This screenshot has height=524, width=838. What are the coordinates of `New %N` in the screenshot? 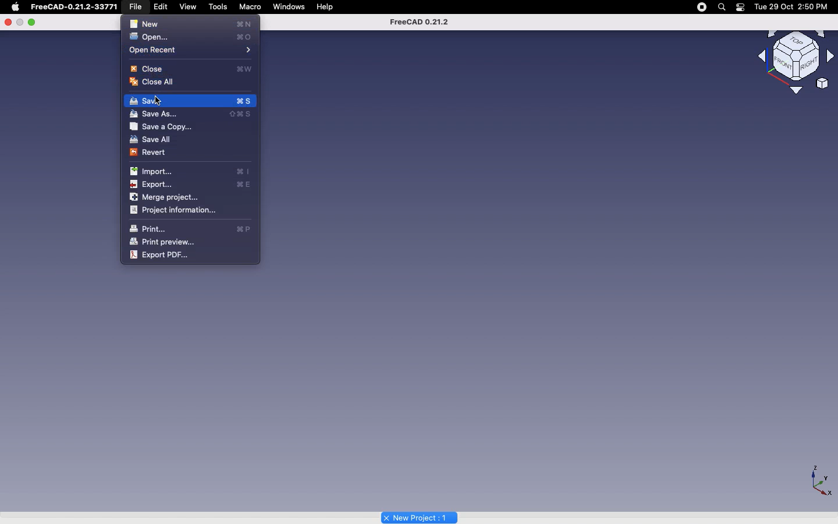 It's located at (191, 23).